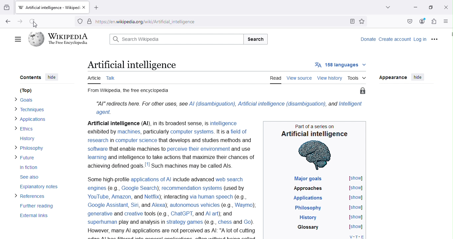  Describe the element at coordinates (108, 205) in the screenshot. I see `Google Assistant` at that location.